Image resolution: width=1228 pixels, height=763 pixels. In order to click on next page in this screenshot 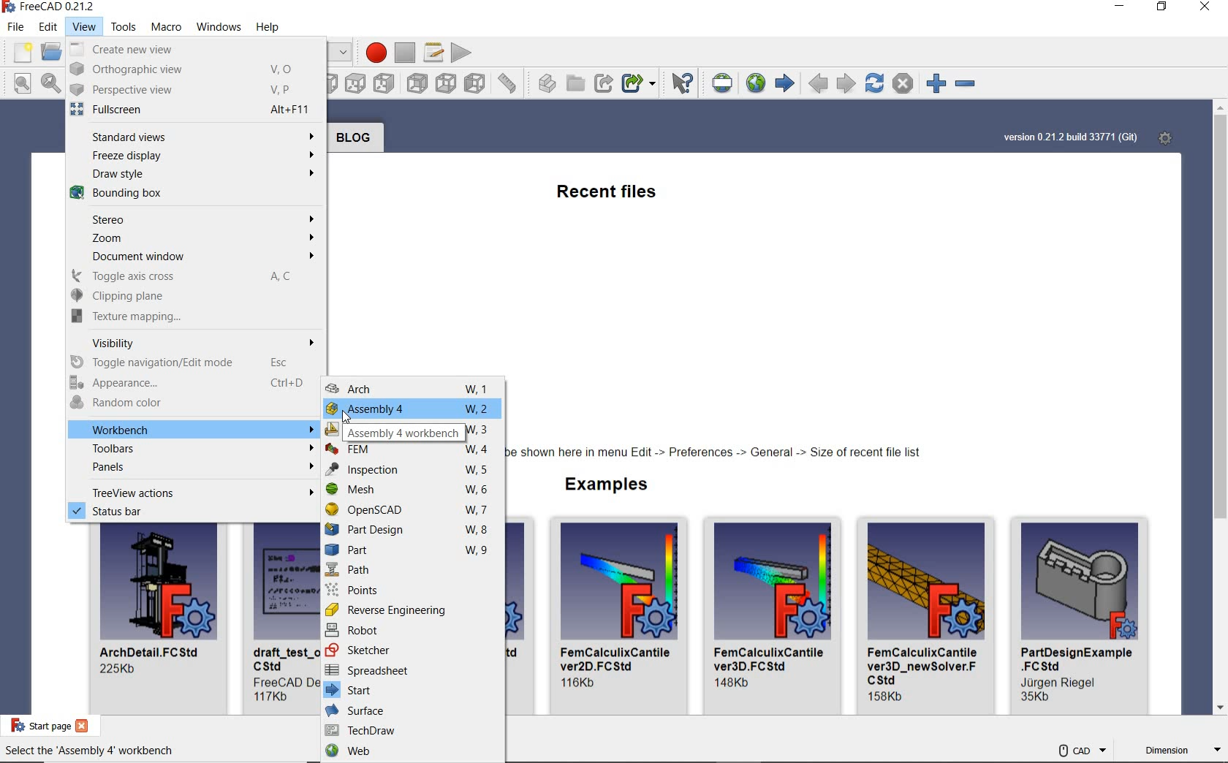, I will do `click(848, 82)`.